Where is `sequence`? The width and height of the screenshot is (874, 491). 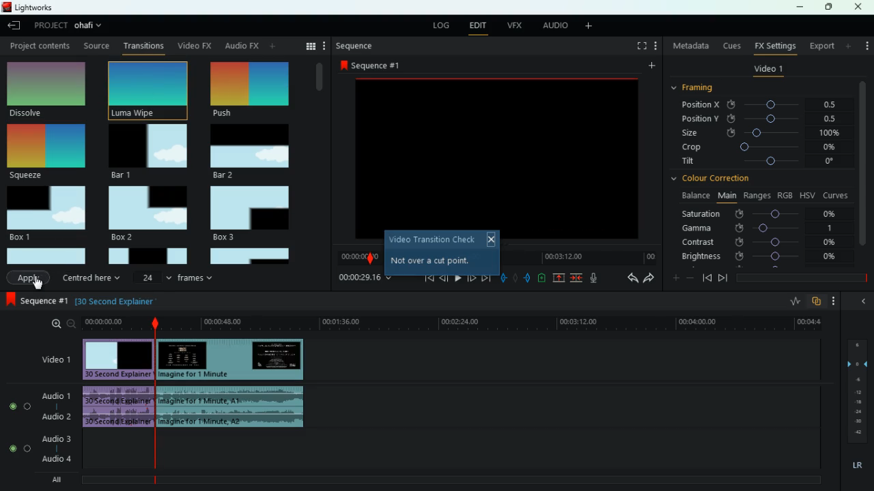 sequence is located at coordinates (38, 301).